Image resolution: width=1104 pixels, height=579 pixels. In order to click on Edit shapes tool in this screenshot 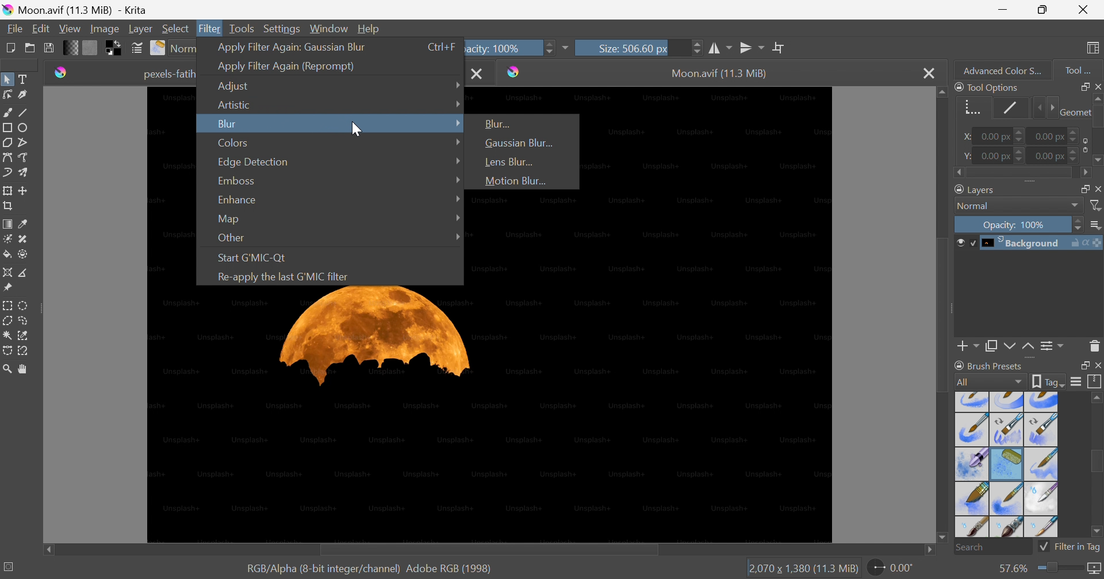, I will do `click(7, 94)`.